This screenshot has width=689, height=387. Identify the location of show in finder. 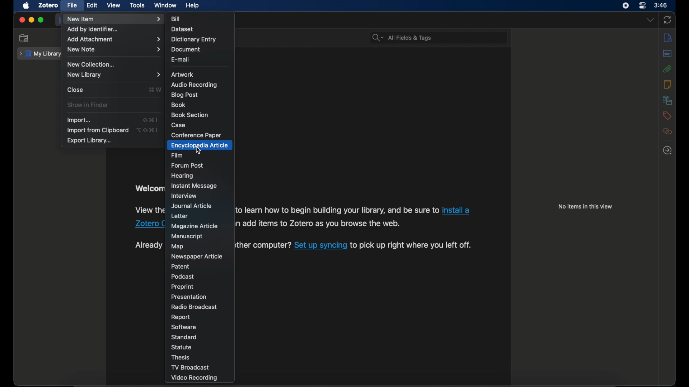
(88, 105).